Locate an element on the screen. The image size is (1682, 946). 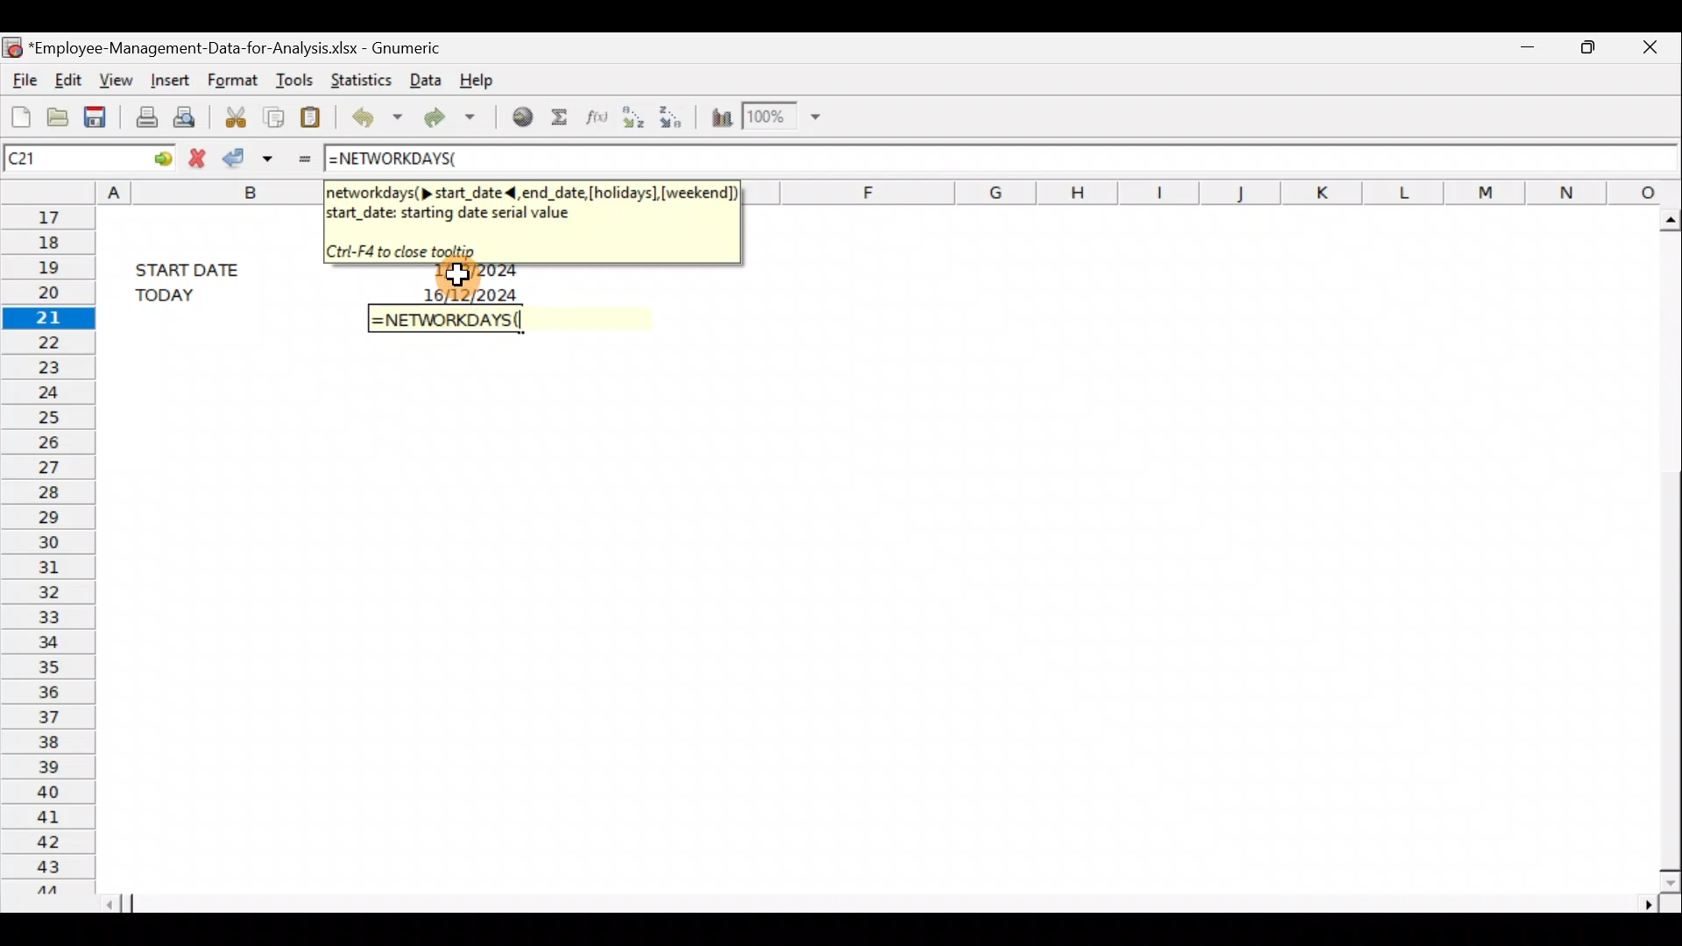
Insert is located at coordinates (168, 81).